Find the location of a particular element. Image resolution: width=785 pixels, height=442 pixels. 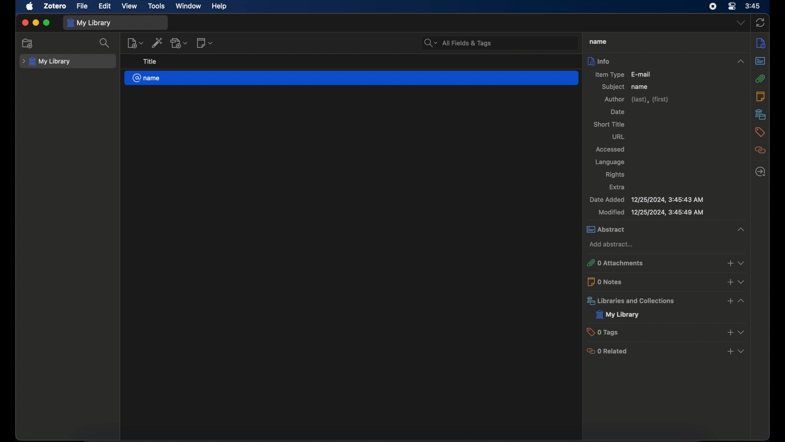

0 tags is located at coordinates (668, 331).